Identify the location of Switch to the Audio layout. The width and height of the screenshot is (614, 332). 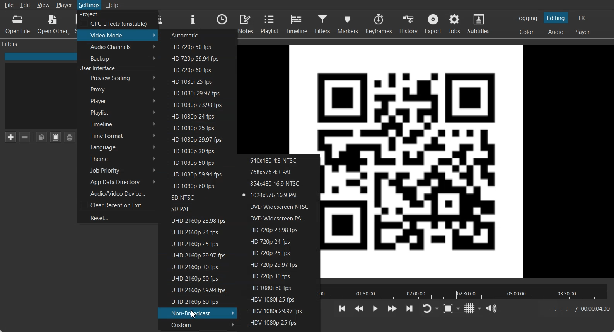
(556, 32).